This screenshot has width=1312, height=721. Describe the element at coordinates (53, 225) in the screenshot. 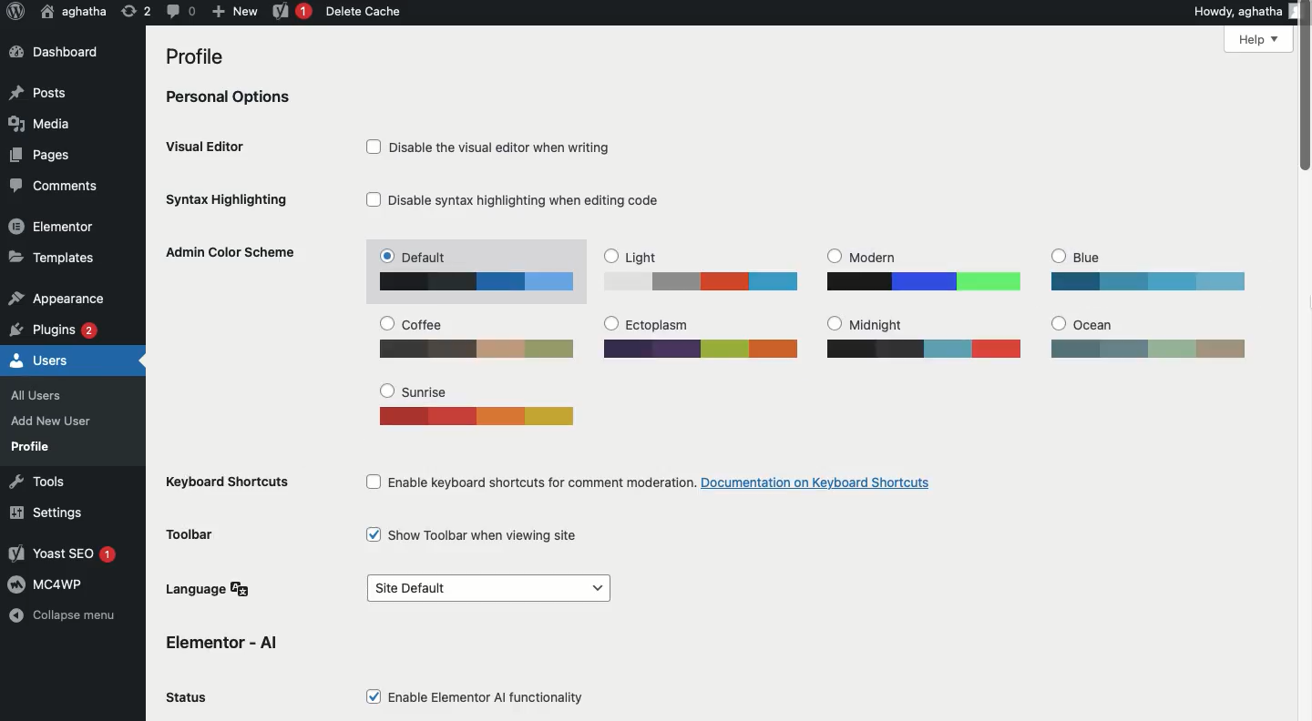

I see `Elementor` at that location.